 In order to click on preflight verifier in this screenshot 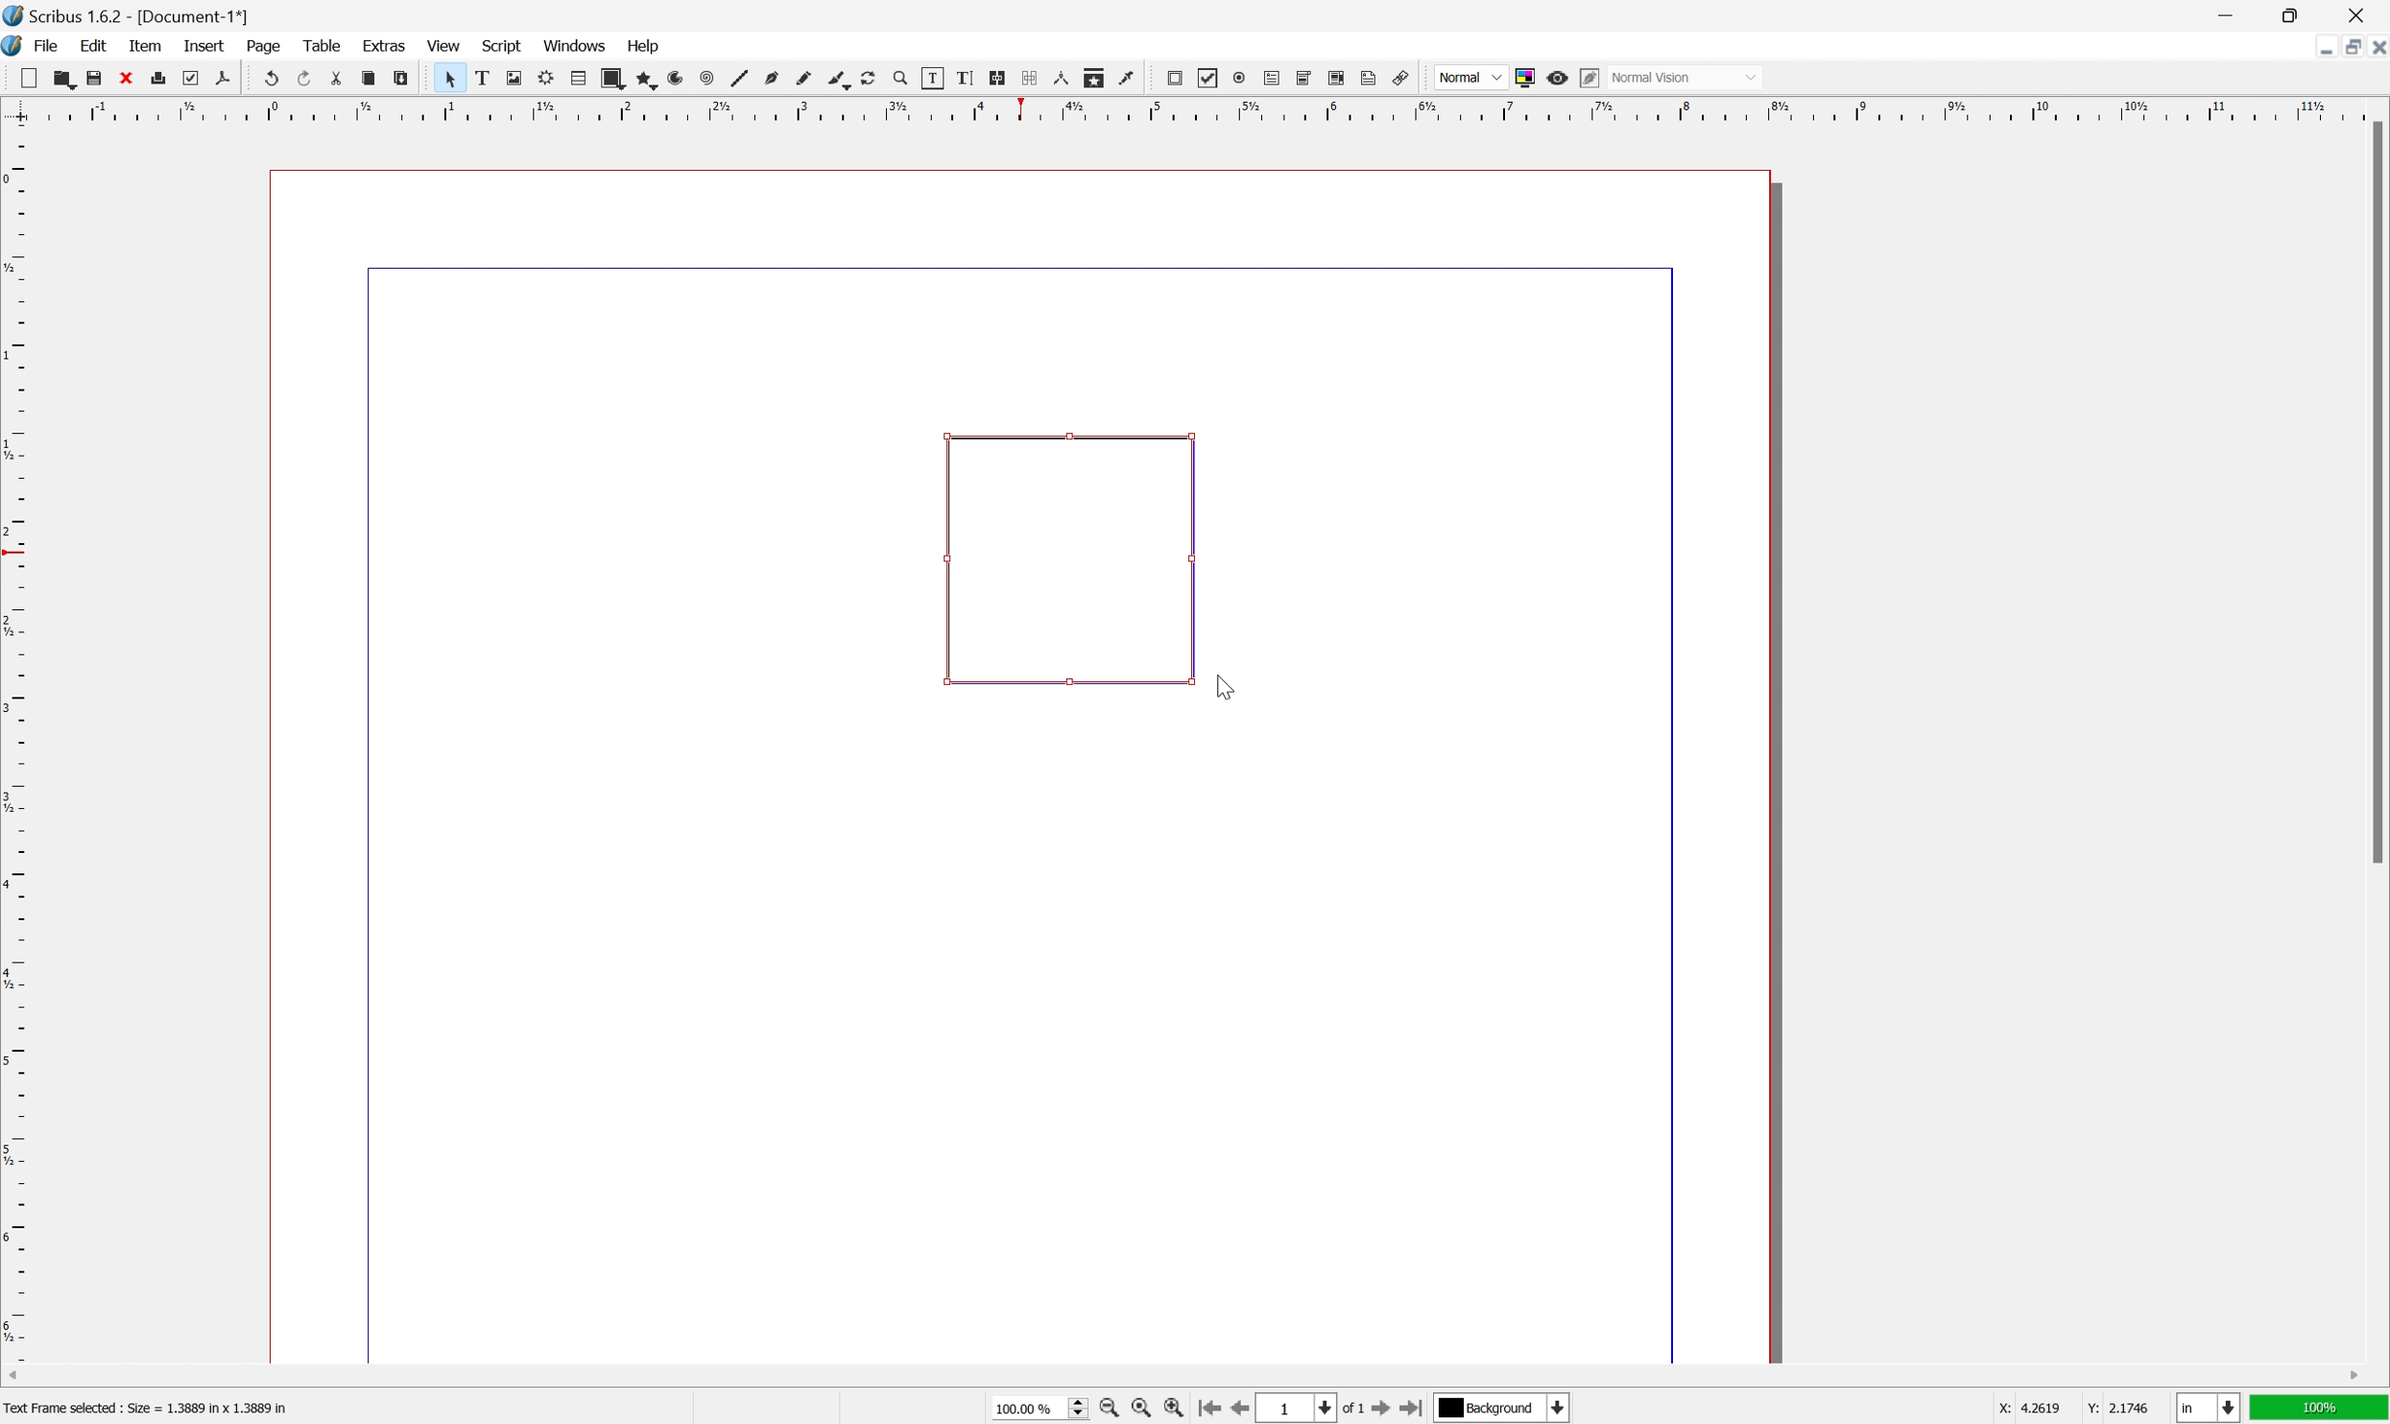, I will do `click(191, 78)`.